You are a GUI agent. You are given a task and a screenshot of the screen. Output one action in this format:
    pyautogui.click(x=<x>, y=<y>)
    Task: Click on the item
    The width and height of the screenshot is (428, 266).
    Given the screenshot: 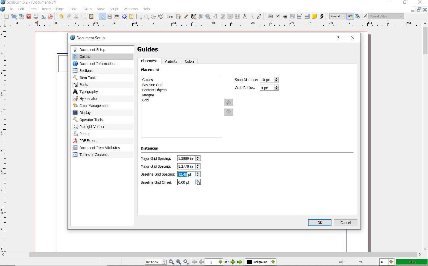 What is the action you would take?
    pyautogui.click(x=33, y=9)
    